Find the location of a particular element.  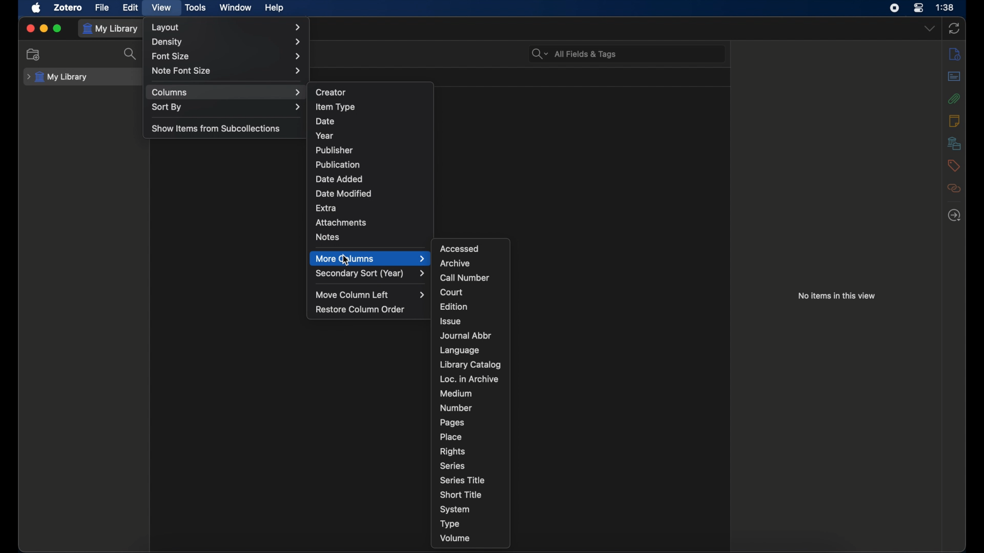

archive is located at coordinates (456, 264).